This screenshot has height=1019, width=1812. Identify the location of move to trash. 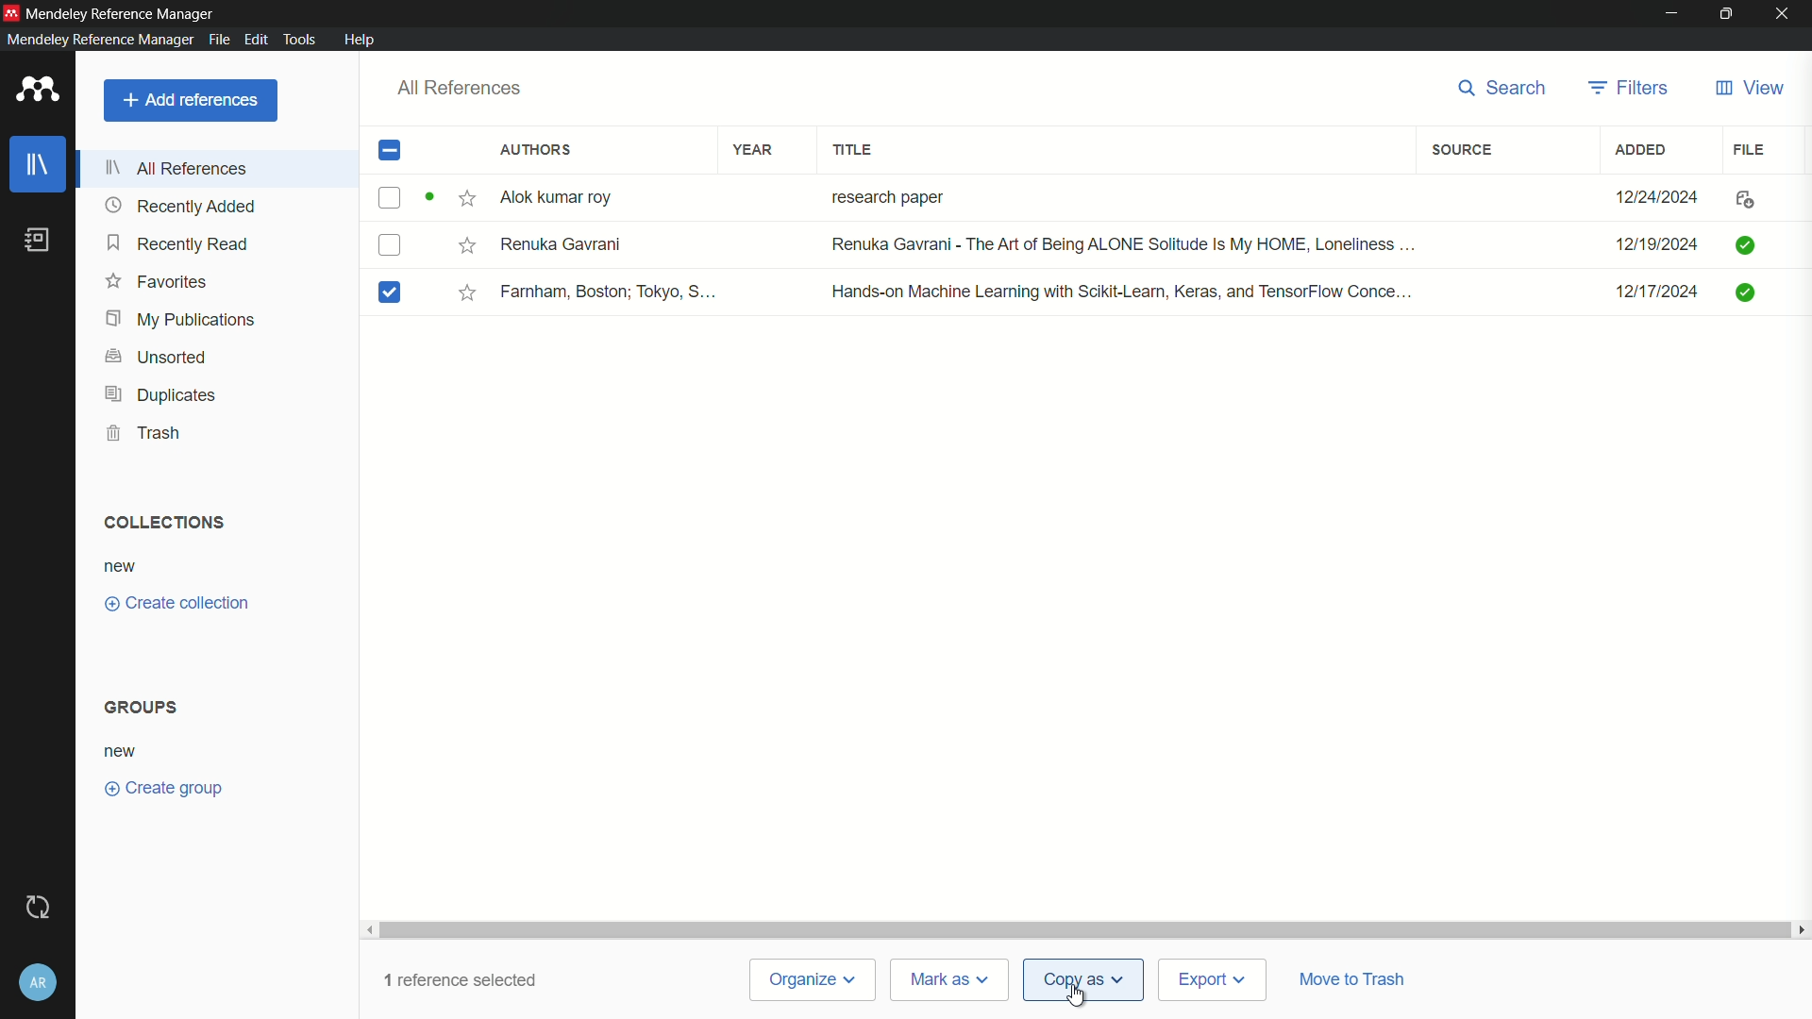
(1358, 980).